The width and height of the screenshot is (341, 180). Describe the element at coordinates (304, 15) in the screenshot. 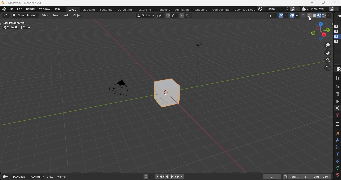

I see `toggle x-ray` at that location.